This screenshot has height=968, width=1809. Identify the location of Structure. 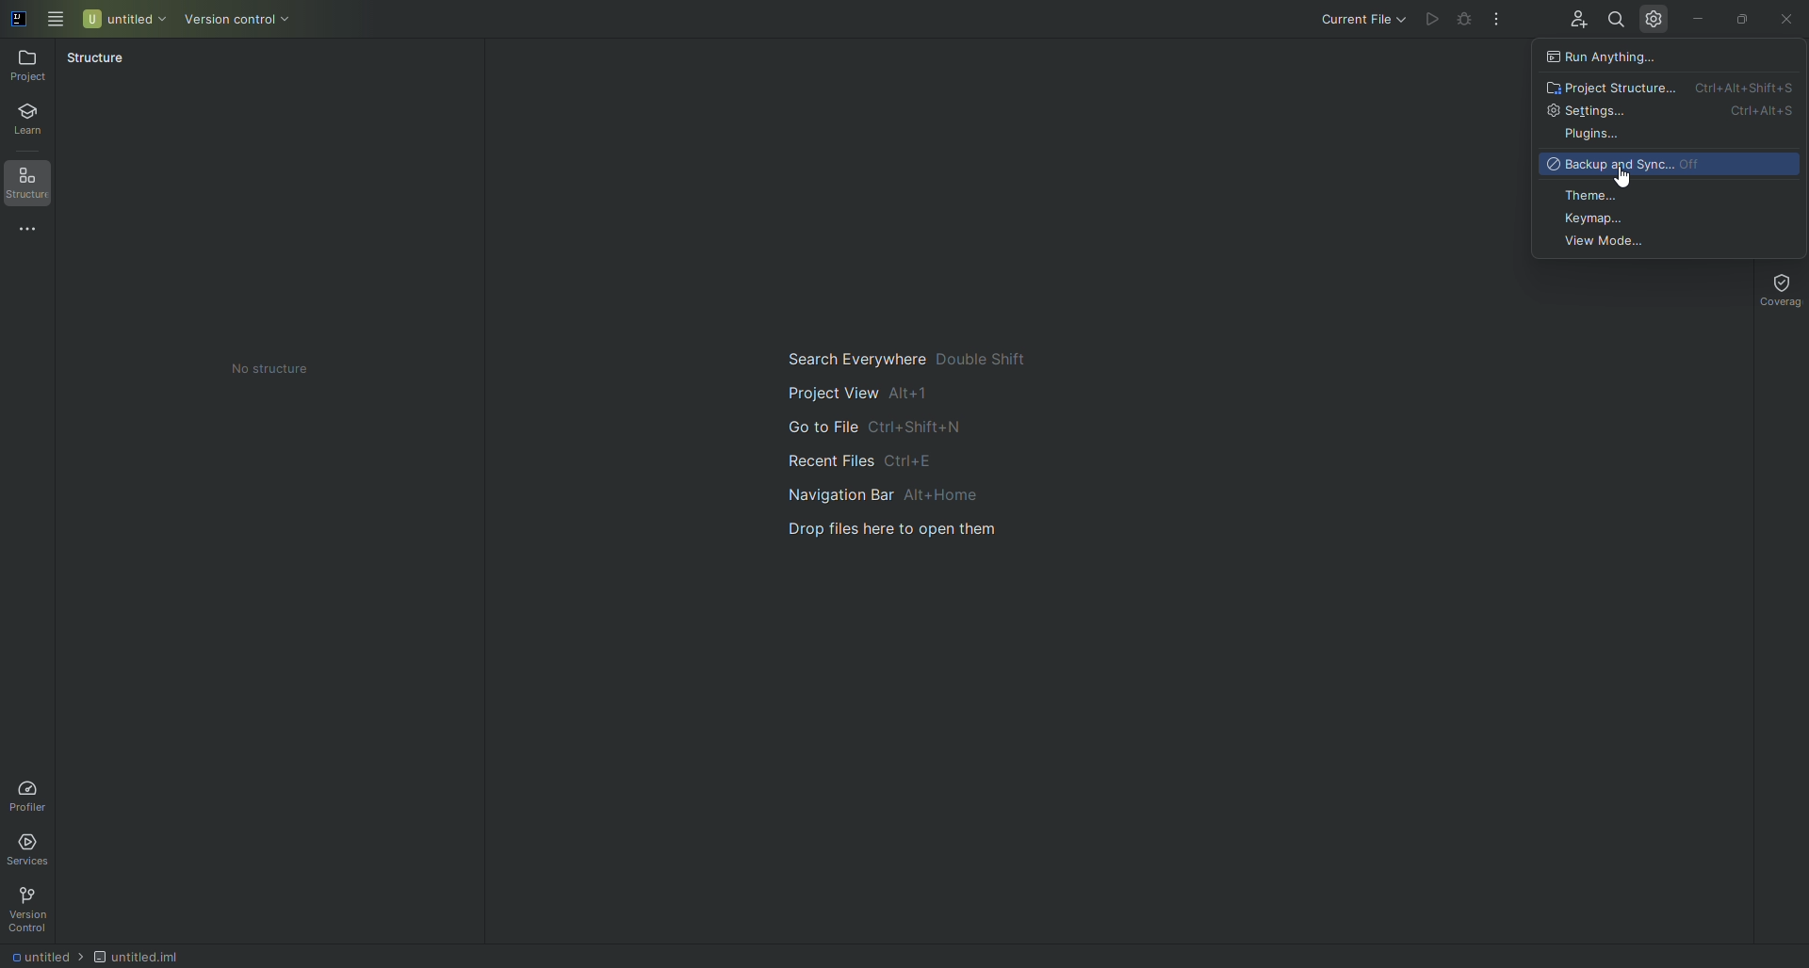
(96, 57).